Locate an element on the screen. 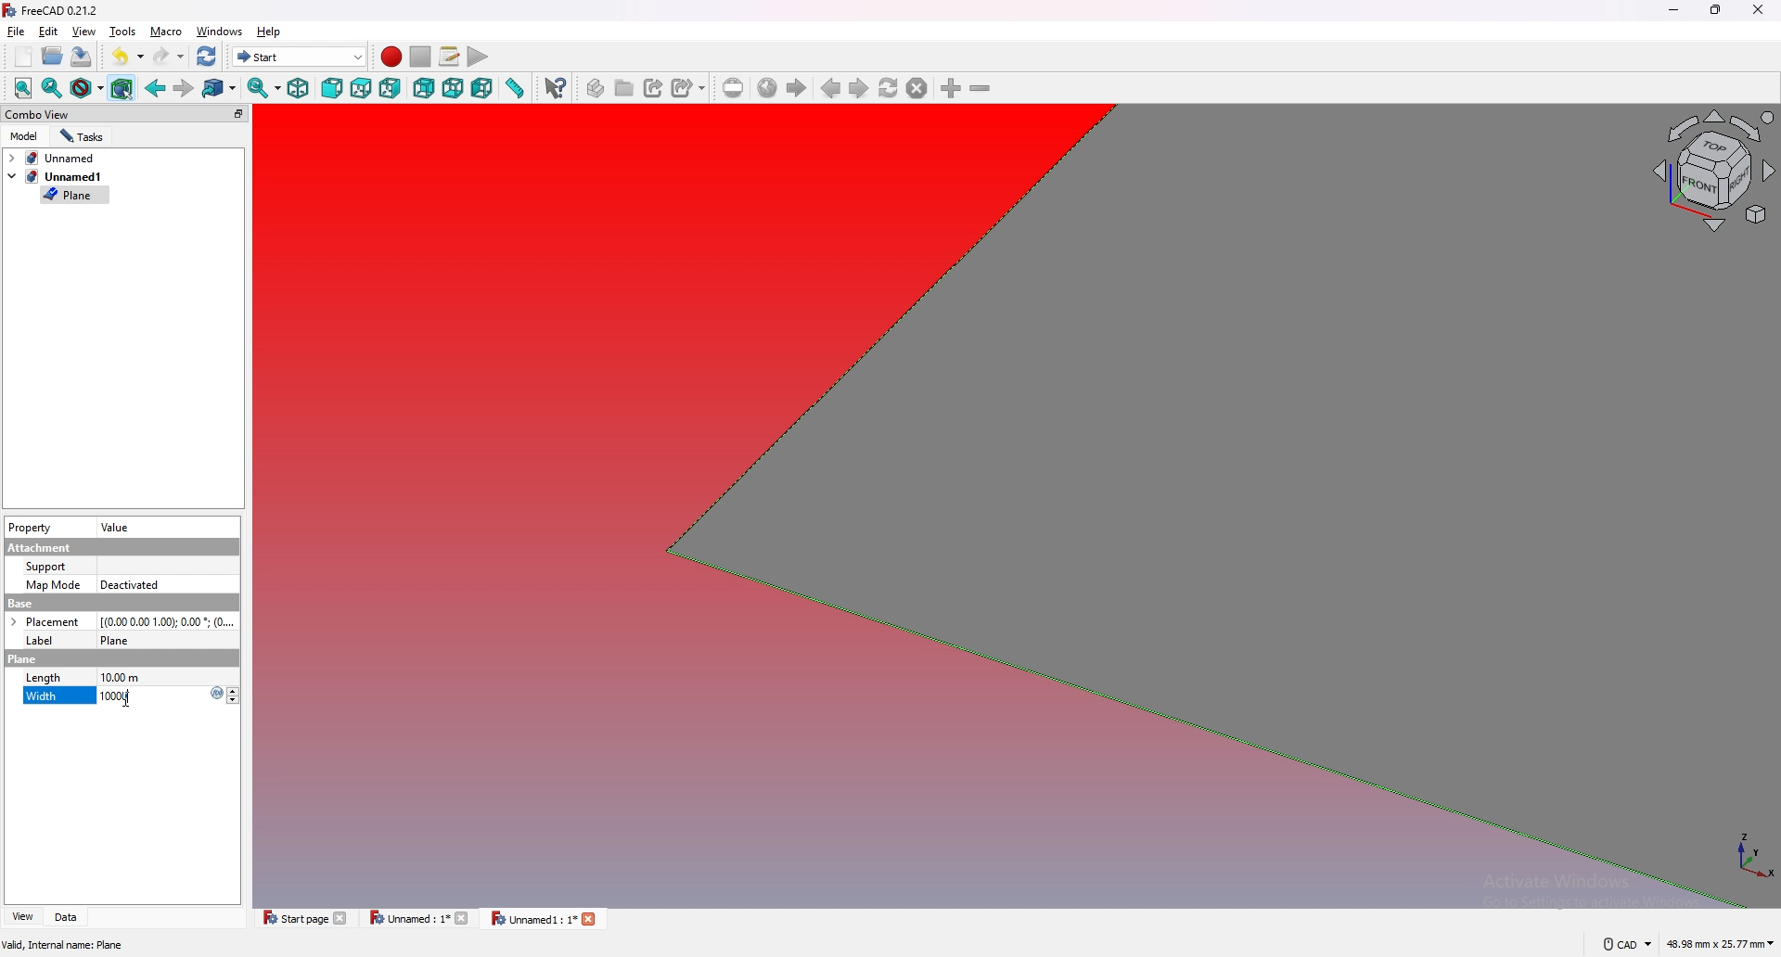 The image size is (1781, 957). view is located at coordinates (21, 917).